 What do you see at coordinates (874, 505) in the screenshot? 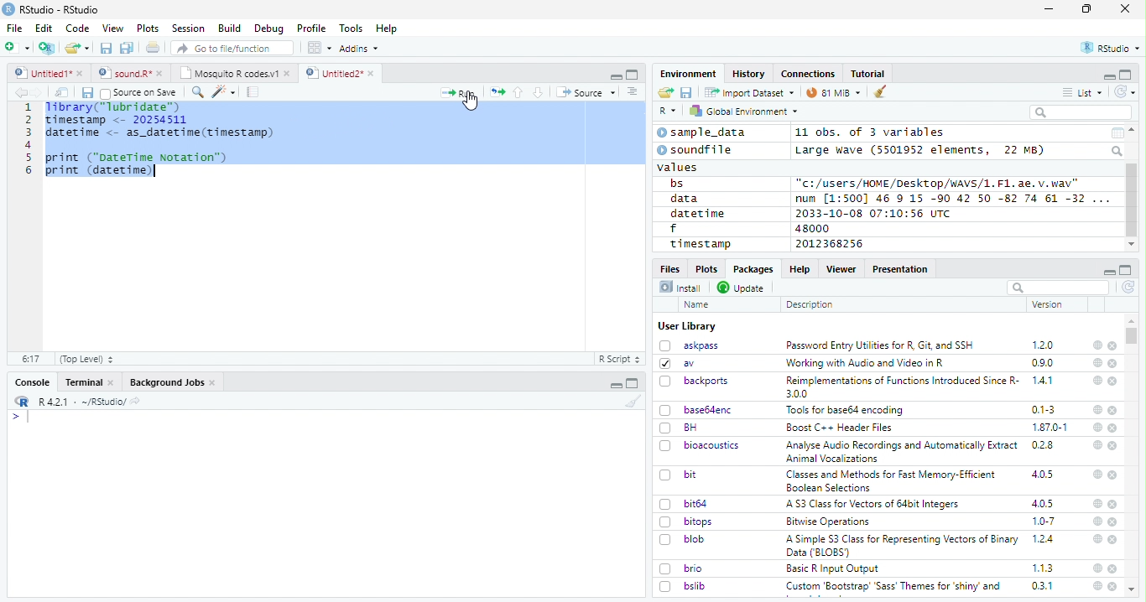
I see `A S3 Class for Vectors of 64bit Integers` at bounding box center [874, 505].